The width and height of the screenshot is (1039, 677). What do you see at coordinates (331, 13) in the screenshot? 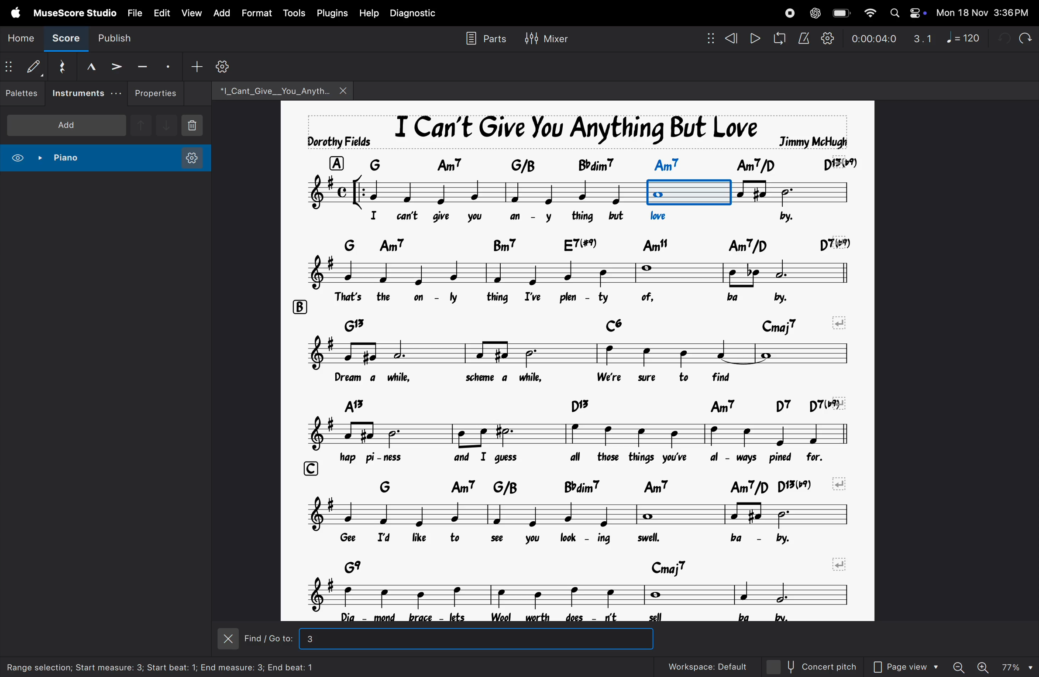
I see `plugins` at bounding box center [331, 13].